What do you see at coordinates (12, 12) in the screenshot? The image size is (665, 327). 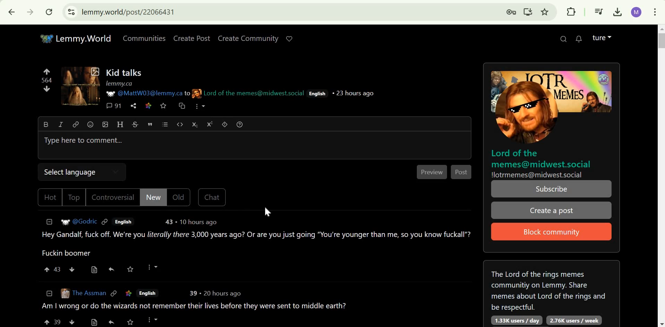 I see `click to go back, hold to see history` at bounding box center [12, 12].